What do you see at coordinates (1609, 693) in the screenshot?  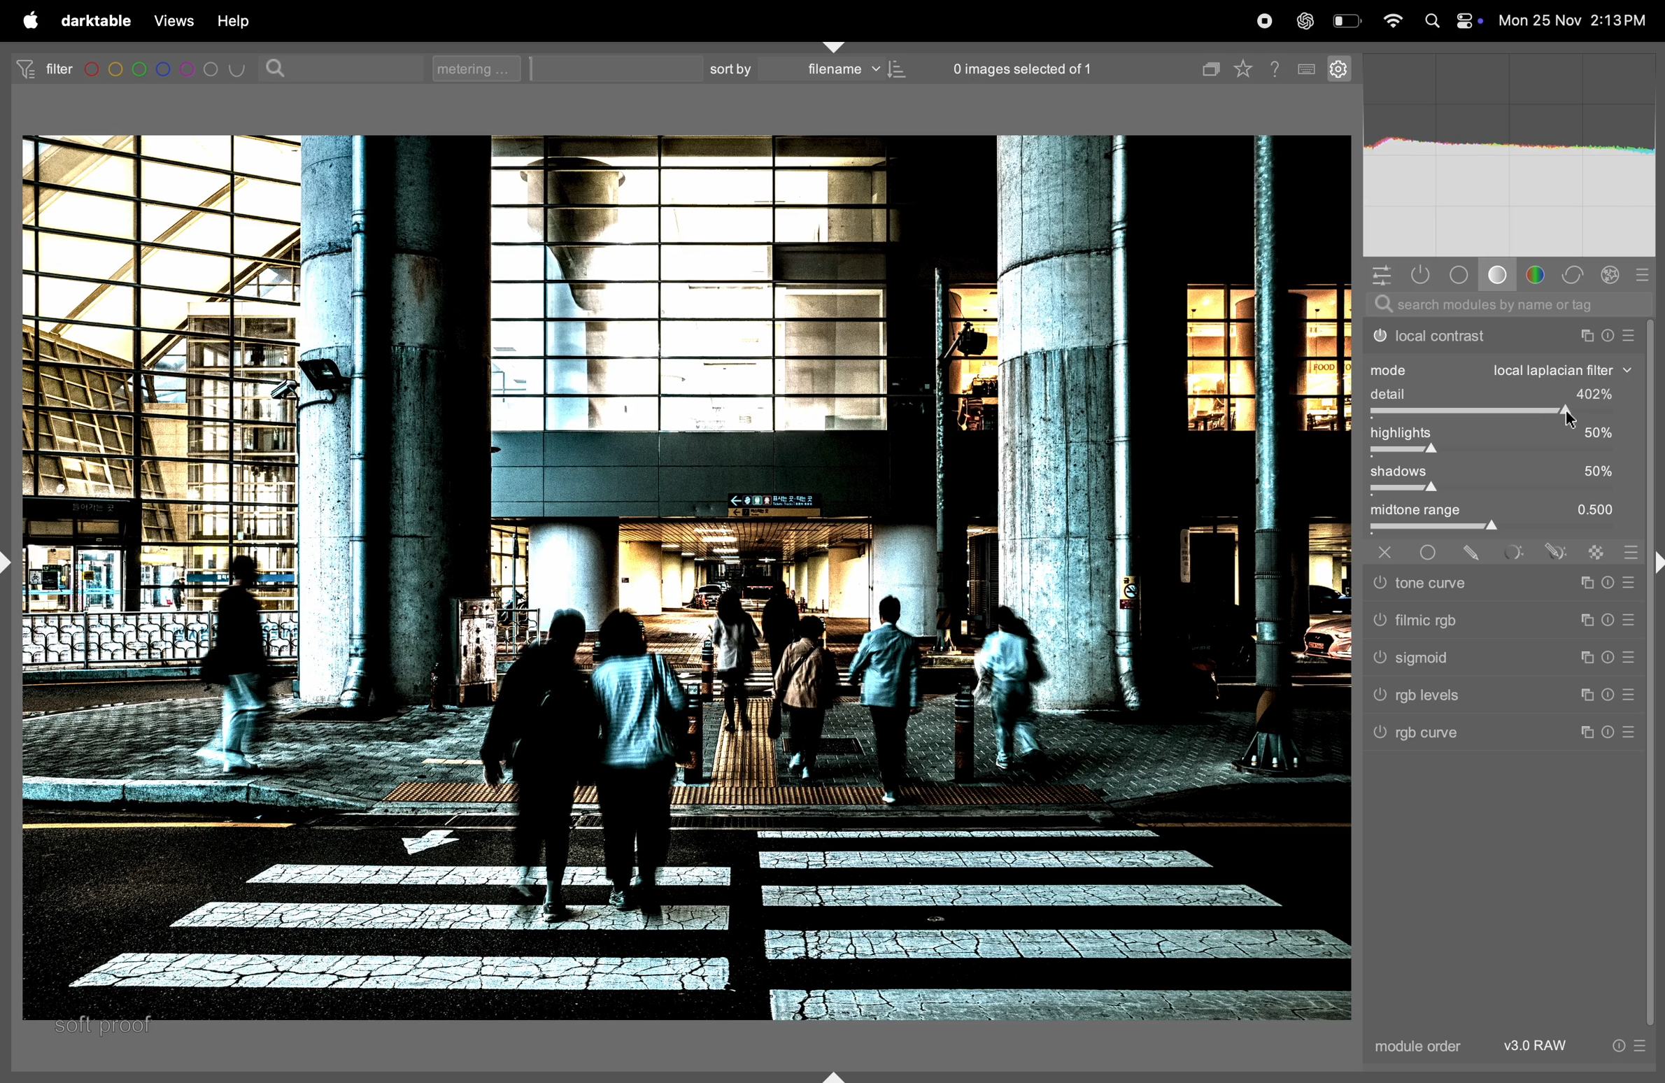 I see `reset` at bounding box center [1609, 693].